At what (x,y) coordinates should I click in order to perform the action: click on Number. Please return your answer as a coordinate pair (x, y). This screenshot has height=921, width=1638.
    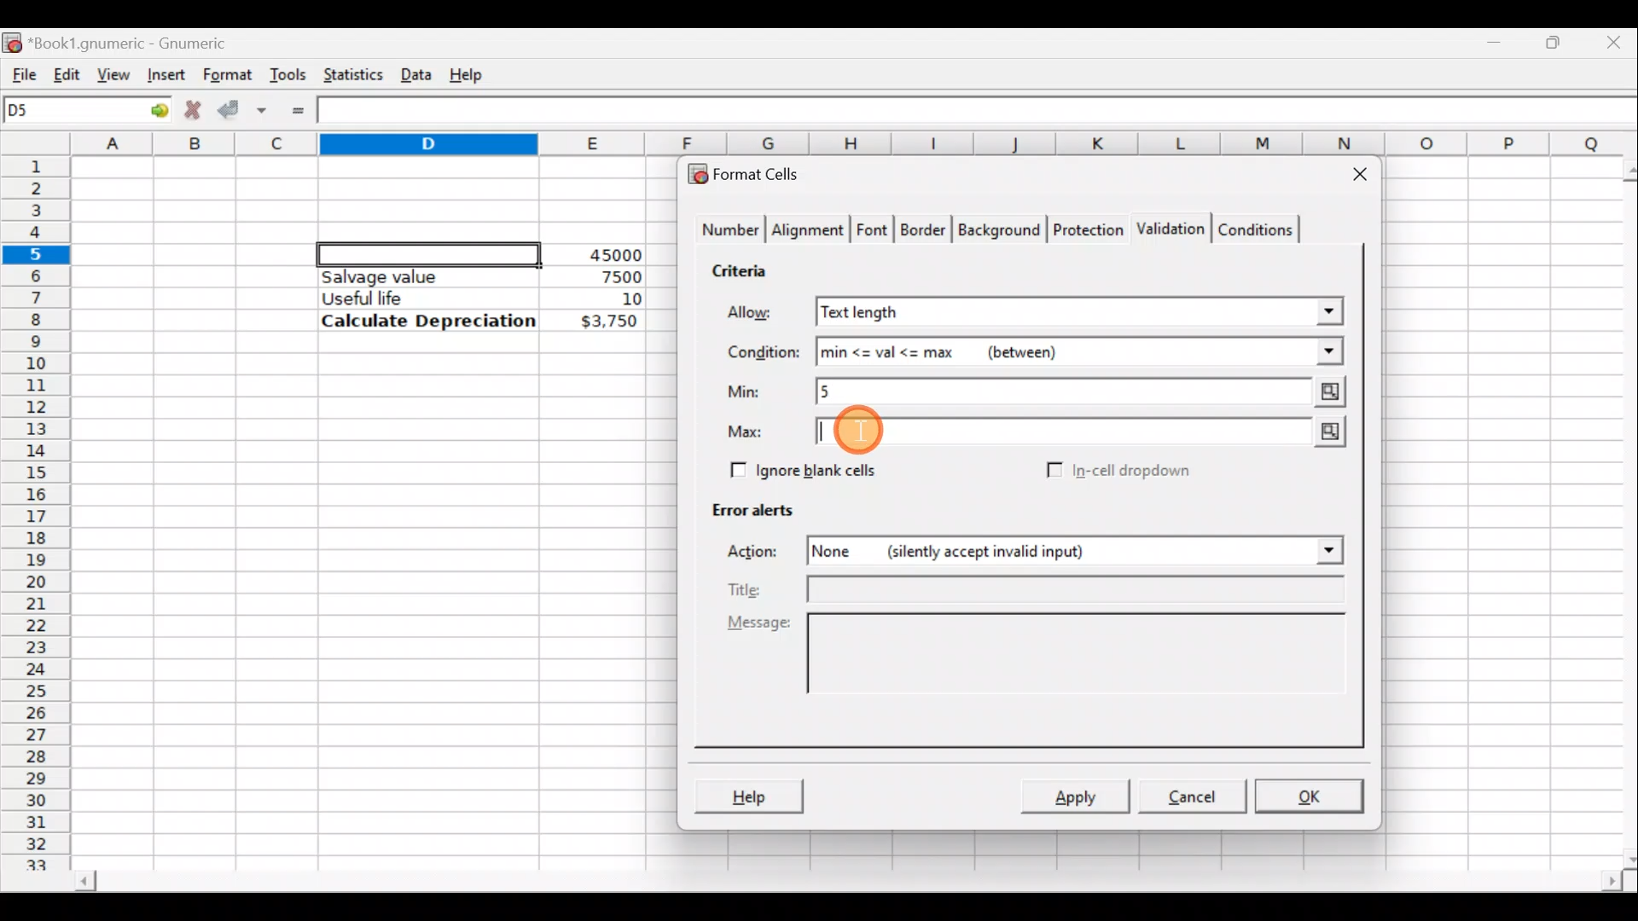
    Looking at the image, I should click on (726, 232).